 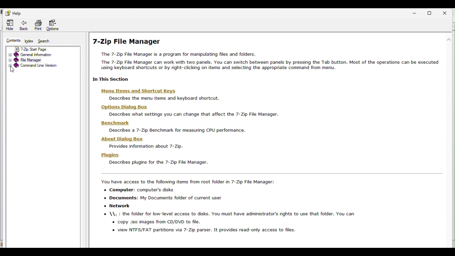 What do you see at coordinates (52, 26) in the screenshot?
I see `Option` at bounding box center [52, 26].